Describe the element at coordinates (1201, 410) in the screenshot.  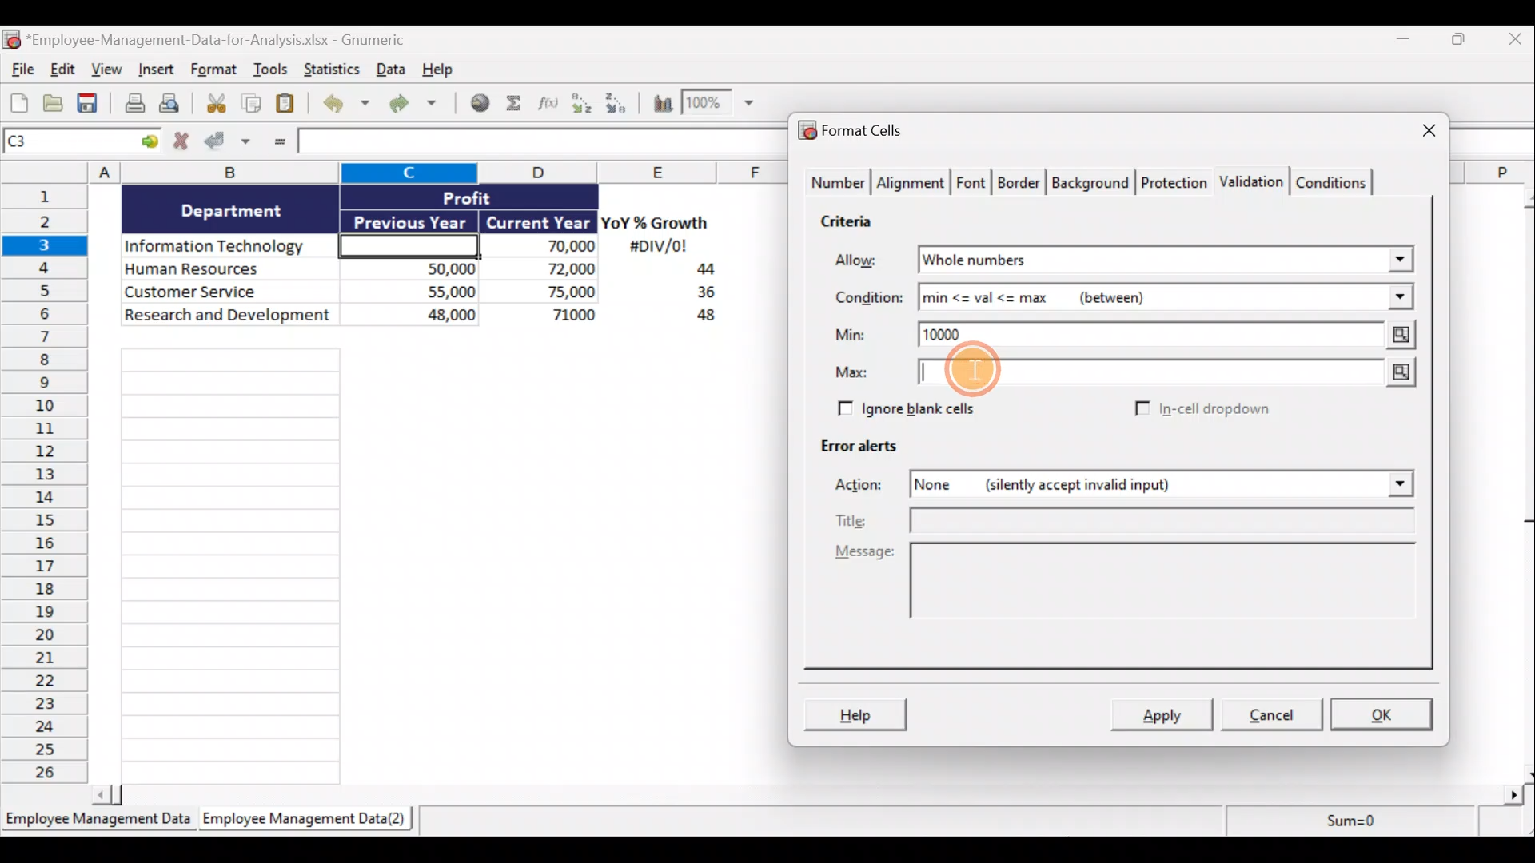
I see `In-cell dropdown` at that location.